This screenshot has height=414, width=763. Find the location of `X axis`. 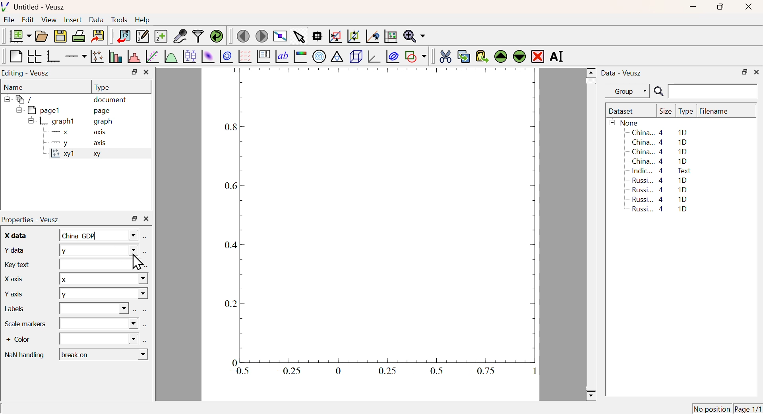

X axis is located at coordinates (12, 278).